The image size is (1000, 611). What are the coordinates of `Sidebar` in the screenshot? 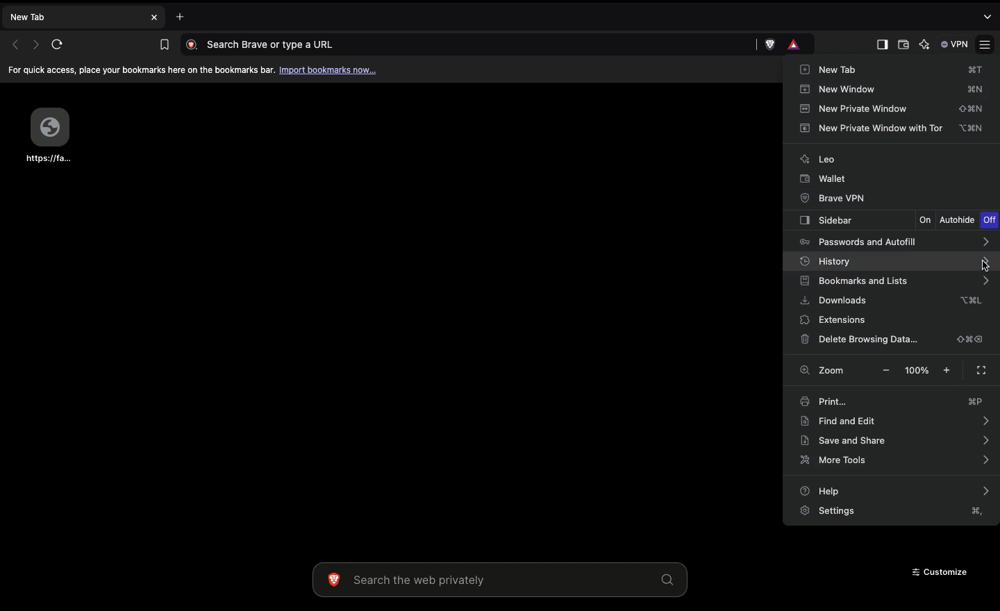 It's located at (881, 44).